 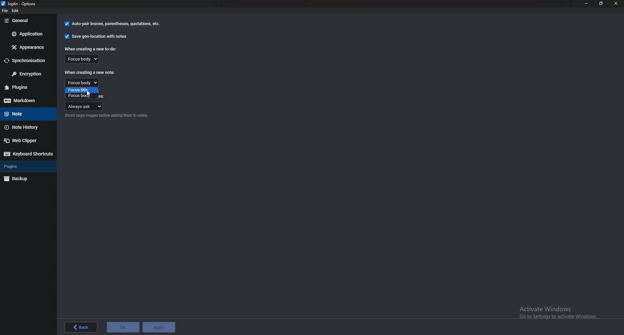 I want to click on Focus title, so click(x=81, y=90).